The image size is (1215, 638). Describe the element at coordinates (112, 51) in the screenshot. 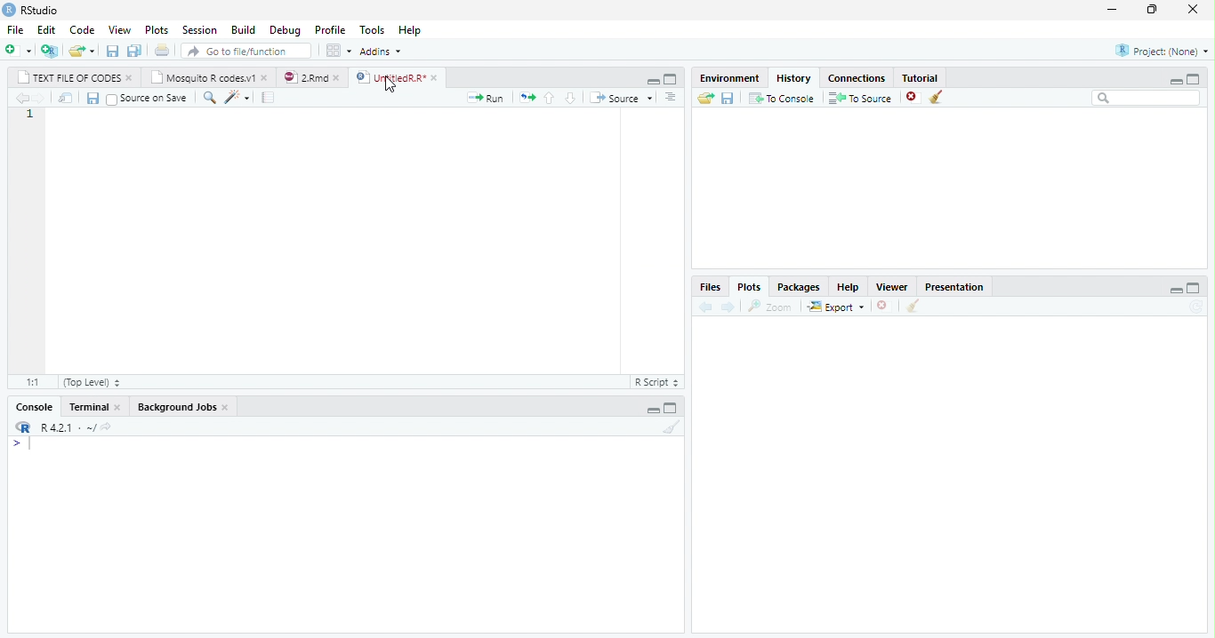

I see `save current document` at that location.